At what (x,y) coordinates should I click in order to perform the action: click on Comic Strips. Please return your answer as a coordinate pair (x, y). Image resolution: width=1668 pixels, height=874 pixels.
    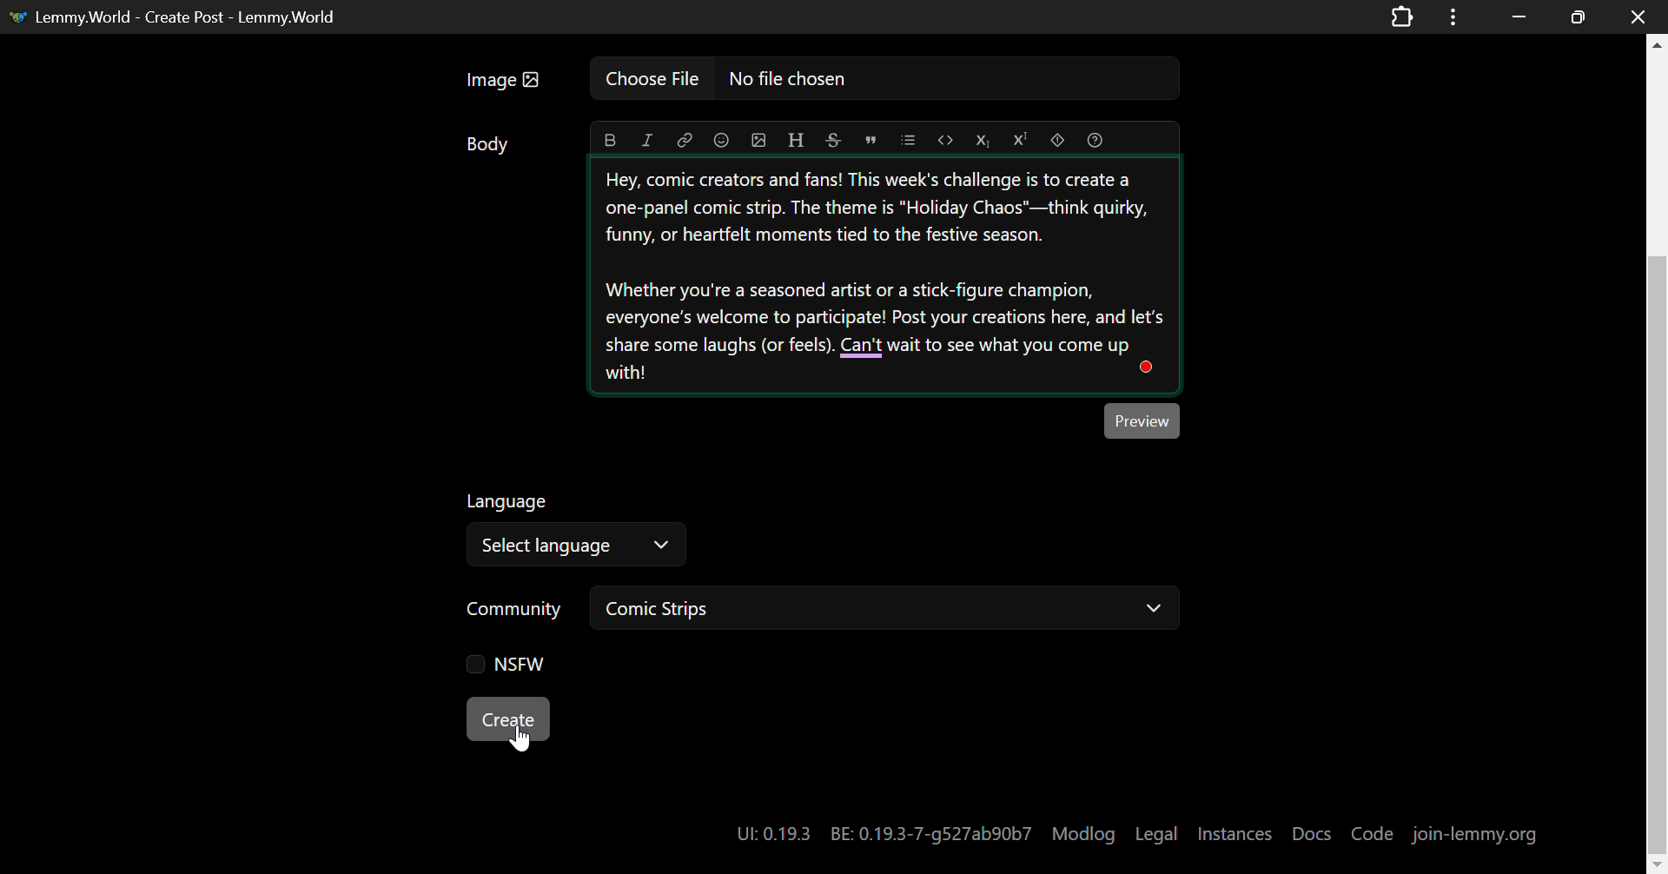
    Looking at the image, I should click on (890, 608).